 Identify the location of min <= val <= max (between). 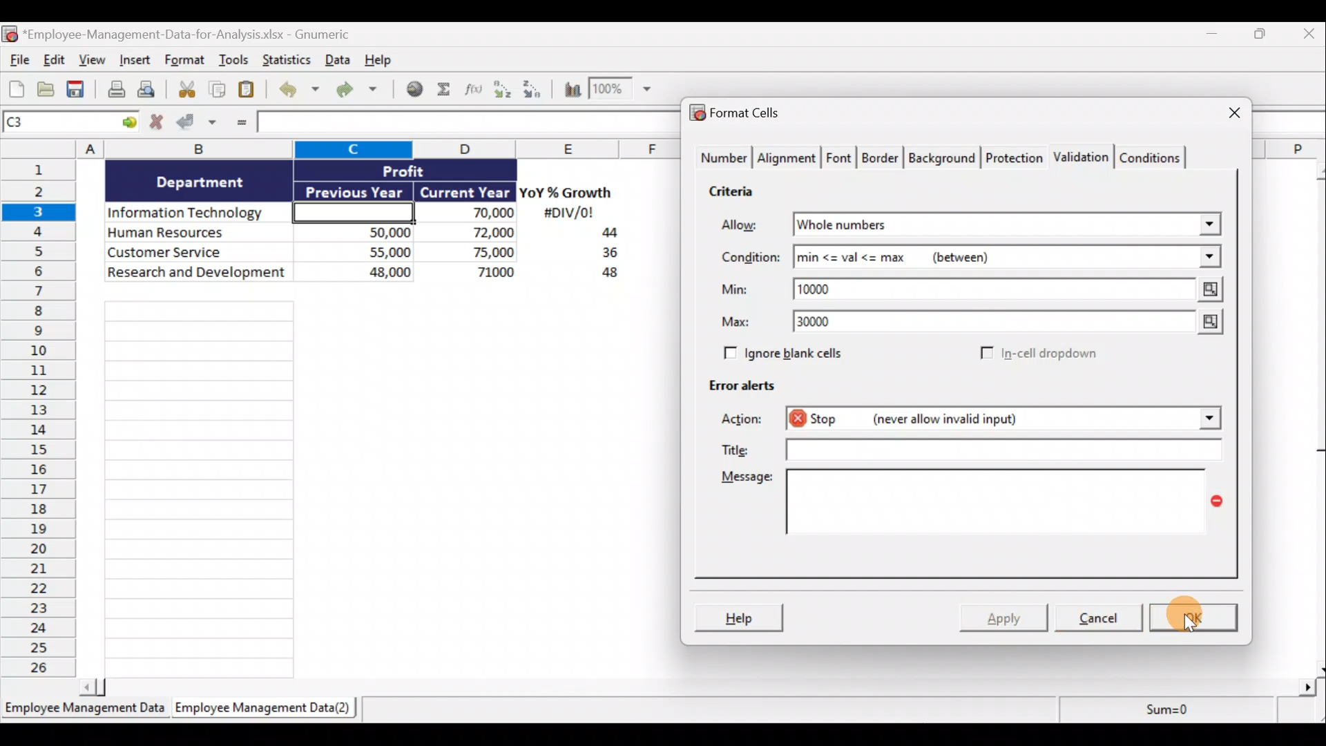
(989, 260).